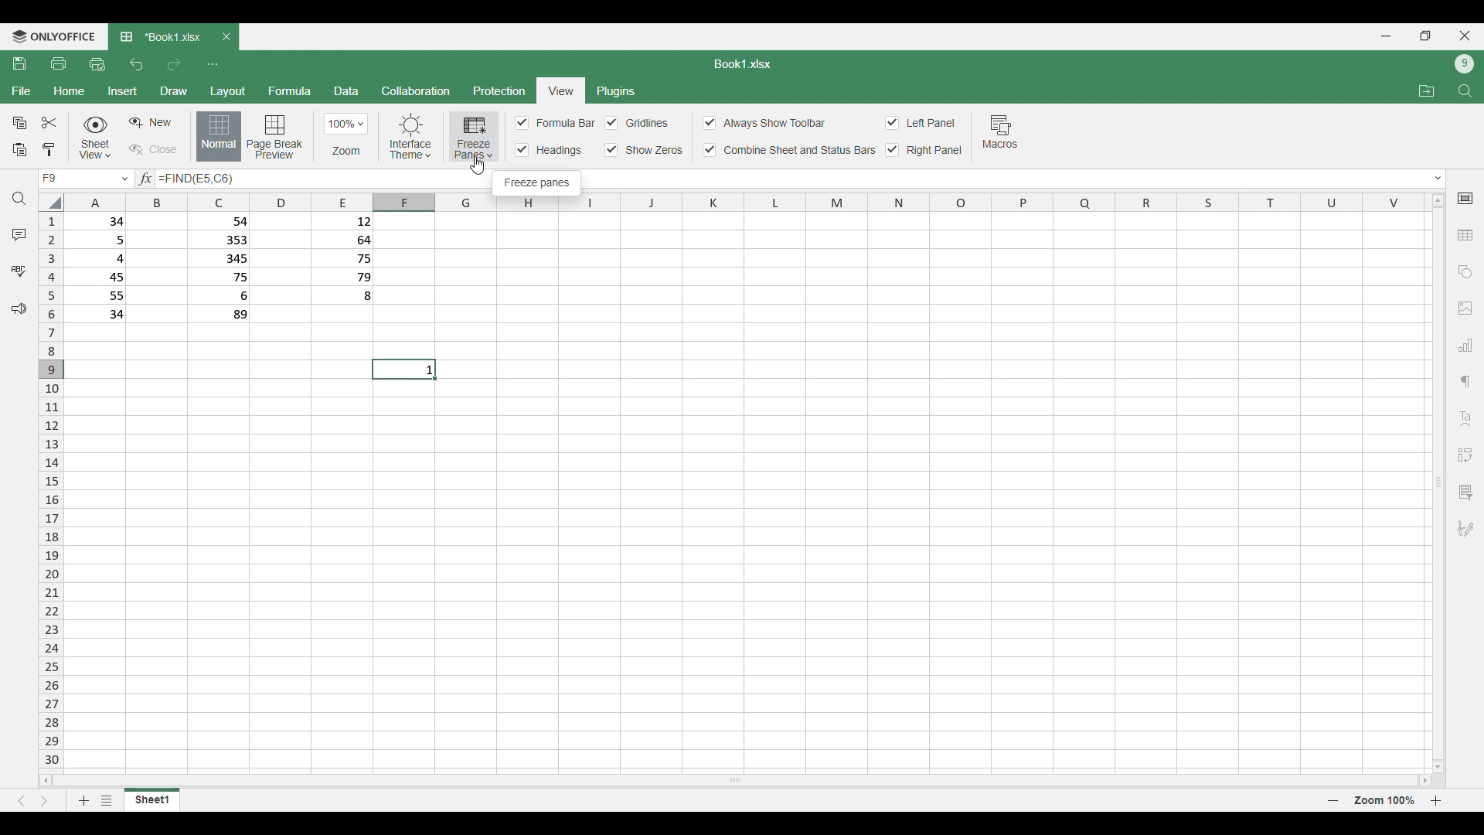  Describe the element at coordinates (1439, 199) in the screenshot. I see `move up` at that location.